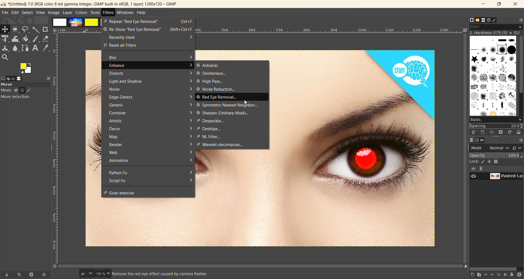 Image resolution: width=524 pixels, height=279 pixels. Describe the element at coordinates (470, 275) in the screenshot. I see `create a new layer` at that location.